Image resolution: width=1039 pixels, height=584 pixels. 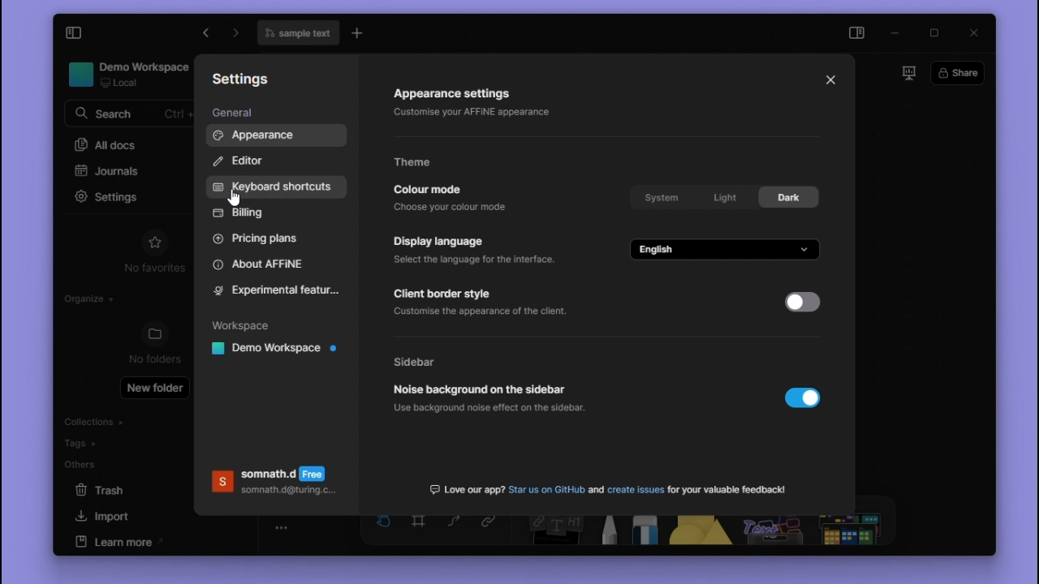 I want to click on Link, so click(x=491, y=530).